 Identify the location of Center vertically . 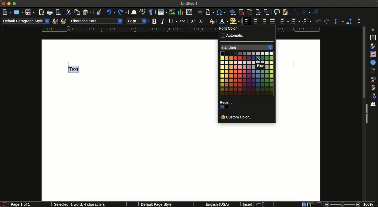
(256, 21).